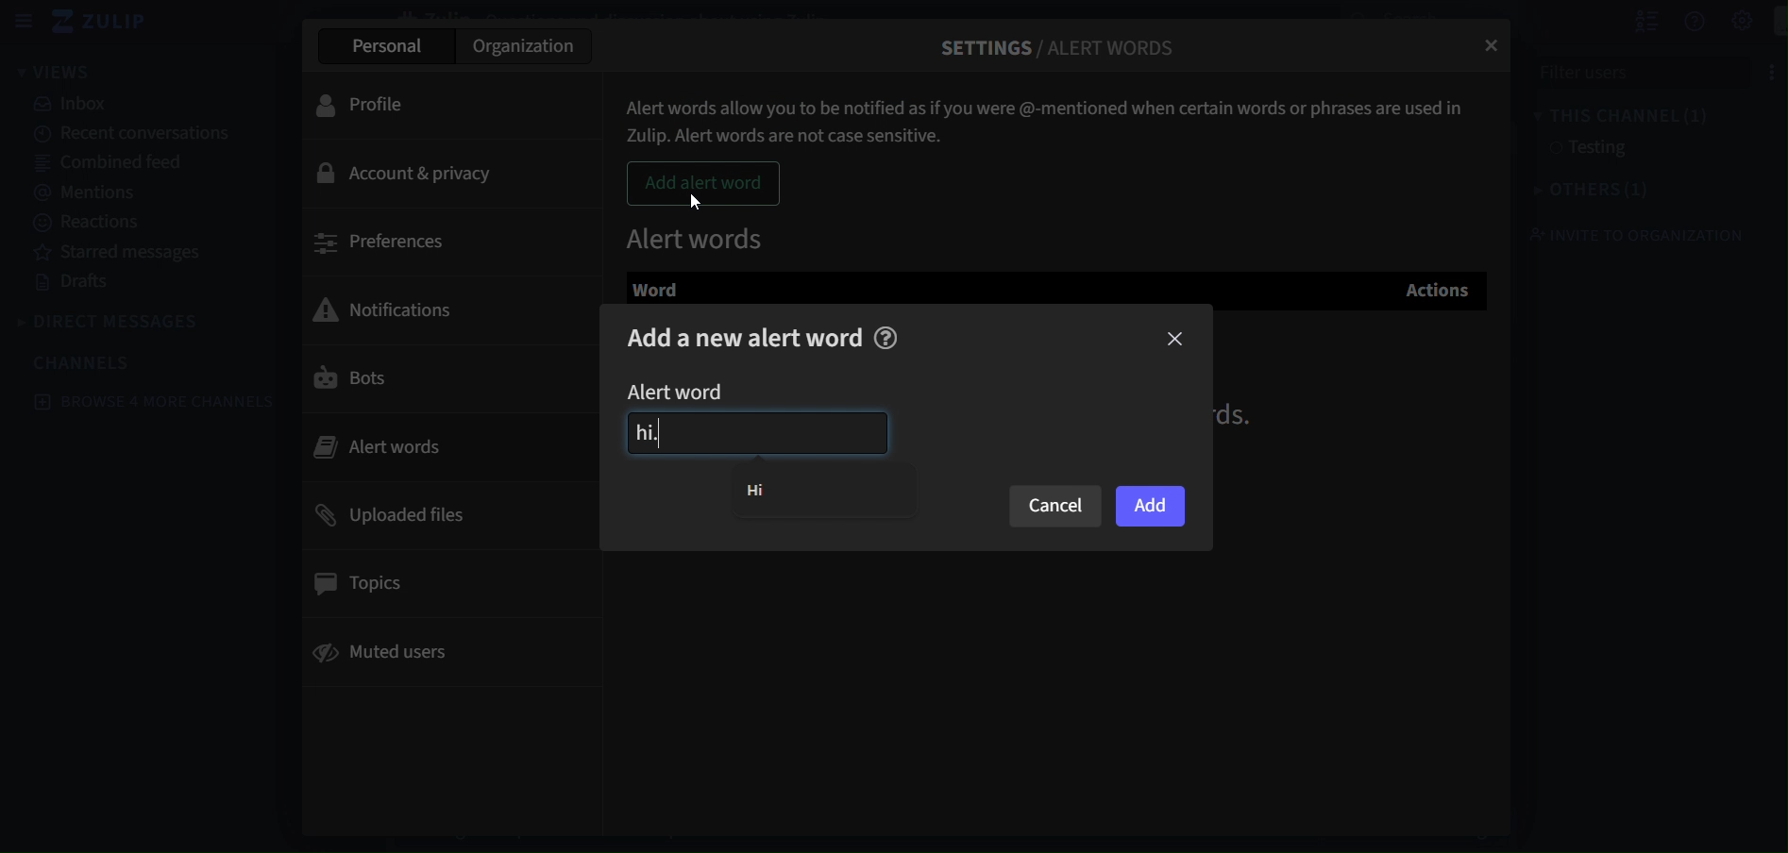 The width and height of the screenshot is (1788, 853). Describe the element at coordinates (1589, 150) in the screenshot. I see `testing` at that location.